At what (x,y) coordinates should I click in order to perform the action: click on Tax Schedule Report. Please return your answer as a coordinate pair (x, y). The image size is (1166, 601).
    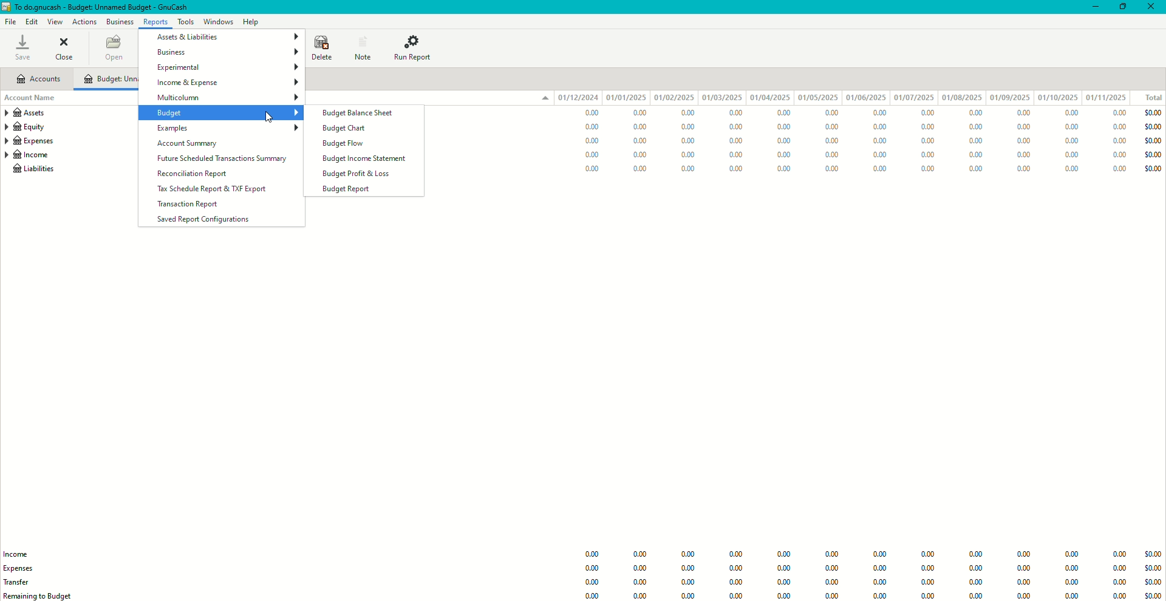
    Looking at the image, I should click on (213, 189).